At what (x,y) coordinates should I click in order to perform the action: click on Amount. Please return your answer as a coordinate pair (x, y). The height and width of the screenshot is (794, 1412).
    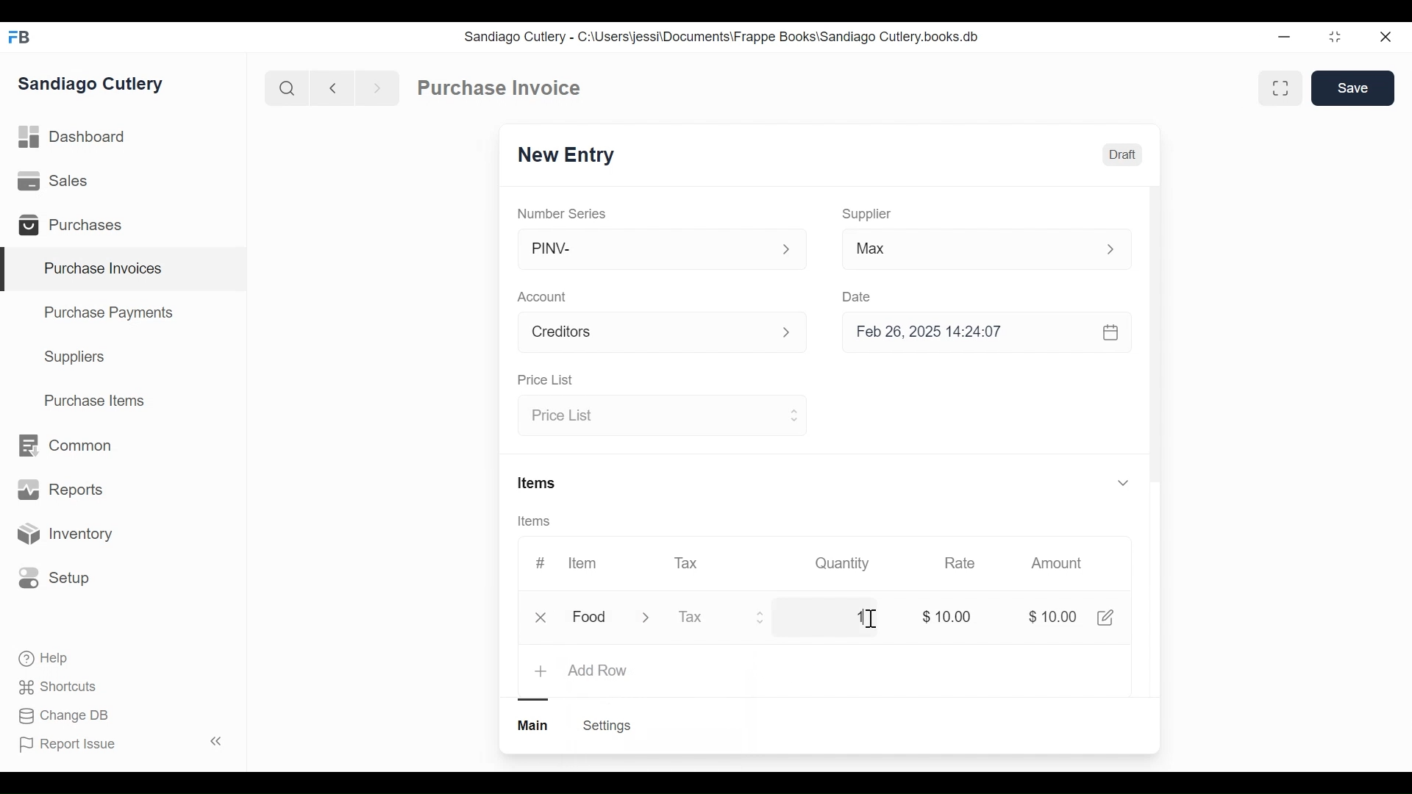
    Looking at the image, I should click on (1060, 564).